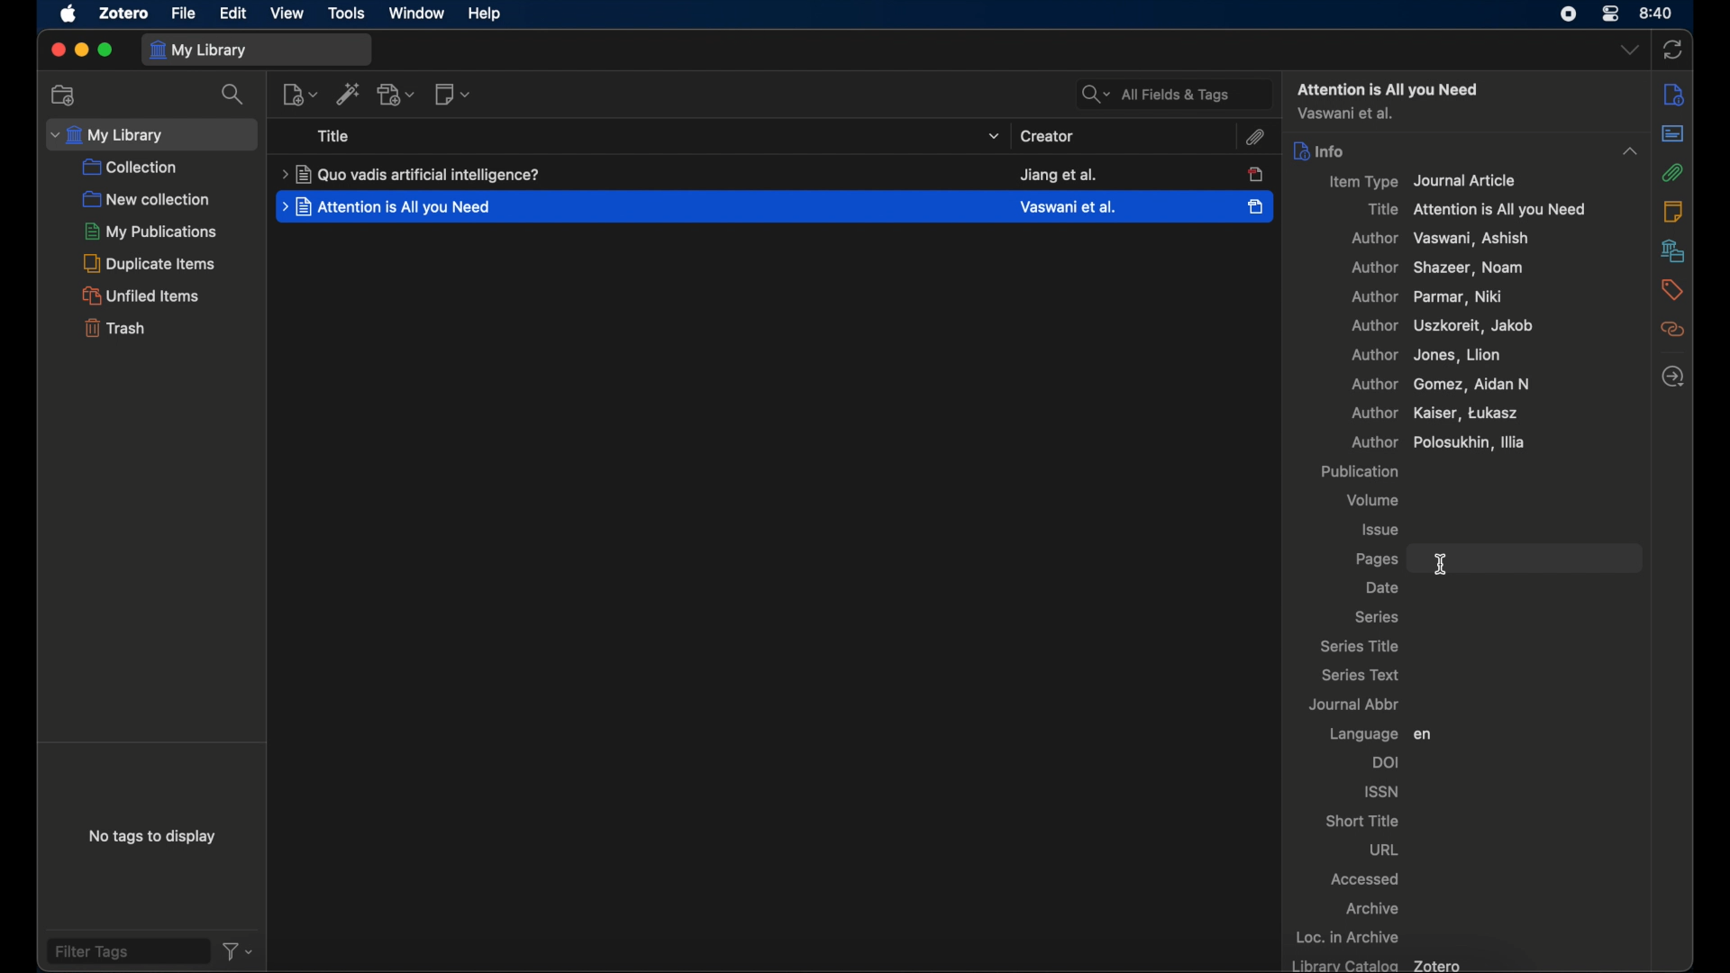 This screenshot has height=973, width=1730. What do you see at coordinates (233, 15) in the screenshot?
I see `edit` at bounding box center [233, 15].